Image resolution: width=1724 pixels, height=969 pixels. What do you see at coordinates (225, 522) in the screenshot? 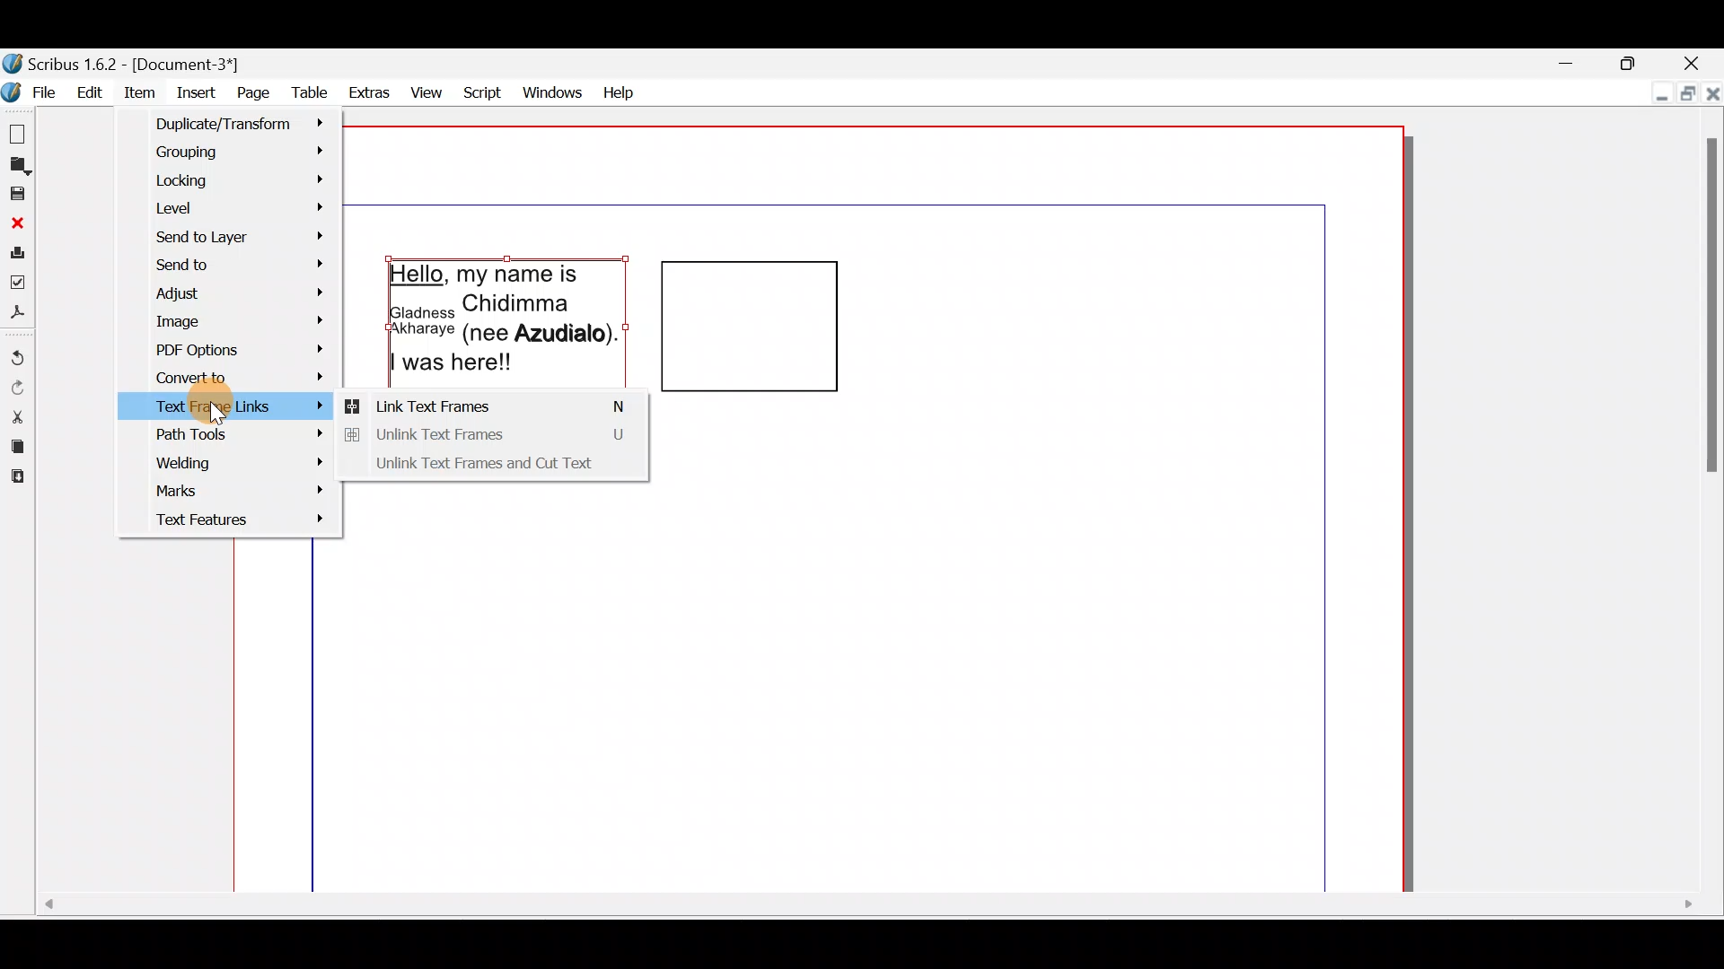
I see `Text features` at bounding box center [225, 522].